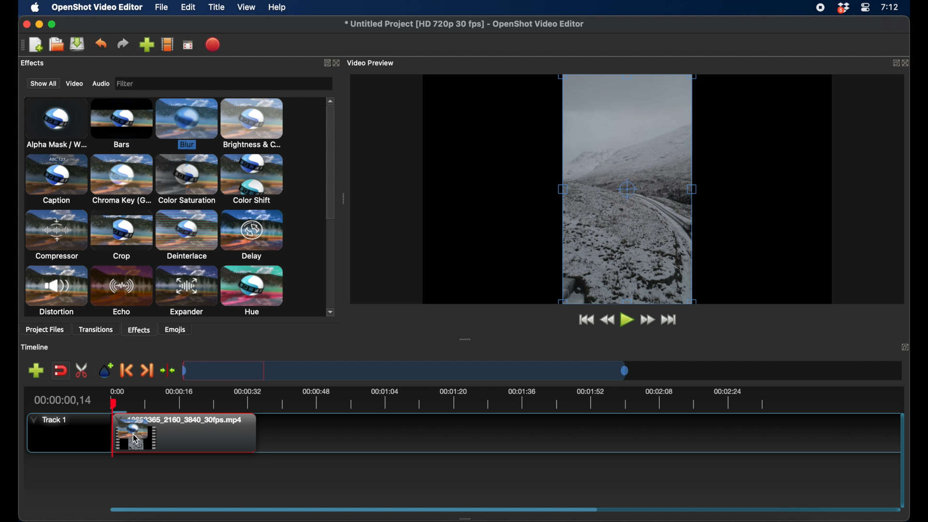 This screenshot has width=928, height=522. Describe the element at coordinates (168, 44) in the screenshot. I see `choose profile` at that location.